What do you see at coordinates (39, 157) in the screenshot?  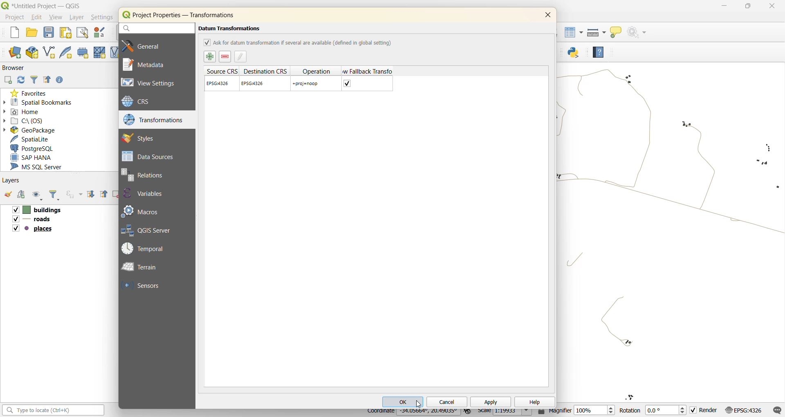 I see `sap hana` at bounding box center [39, 157].